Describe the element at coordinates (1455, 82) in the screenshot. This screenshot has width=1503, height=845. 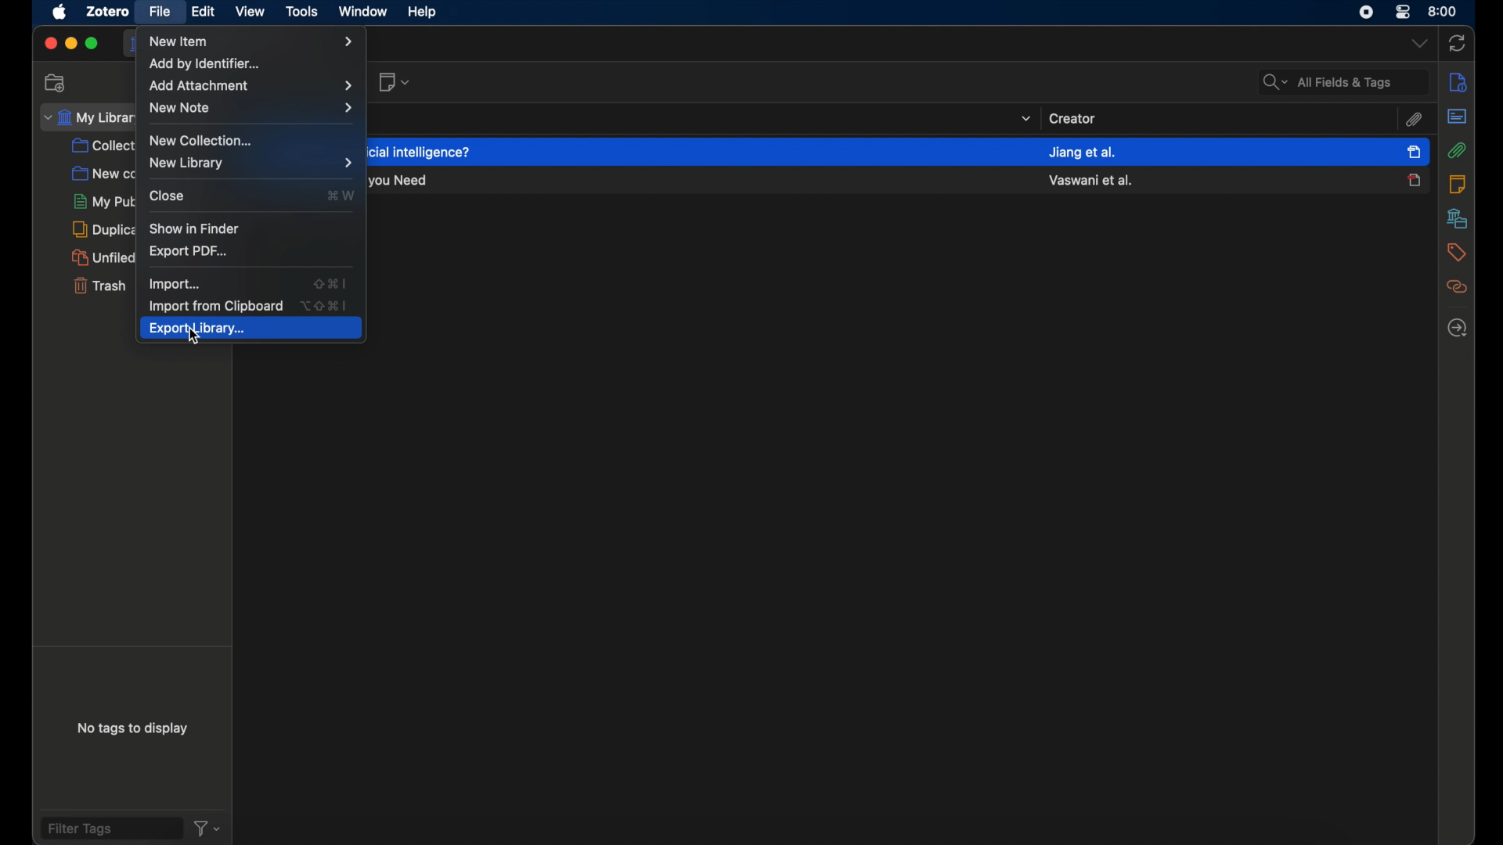
I see `info` at that location.